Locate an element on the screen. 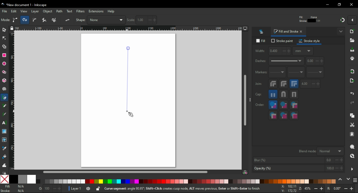 The height and width of the screenshot is (193, 358). filters is located at coordinates (81, 12).